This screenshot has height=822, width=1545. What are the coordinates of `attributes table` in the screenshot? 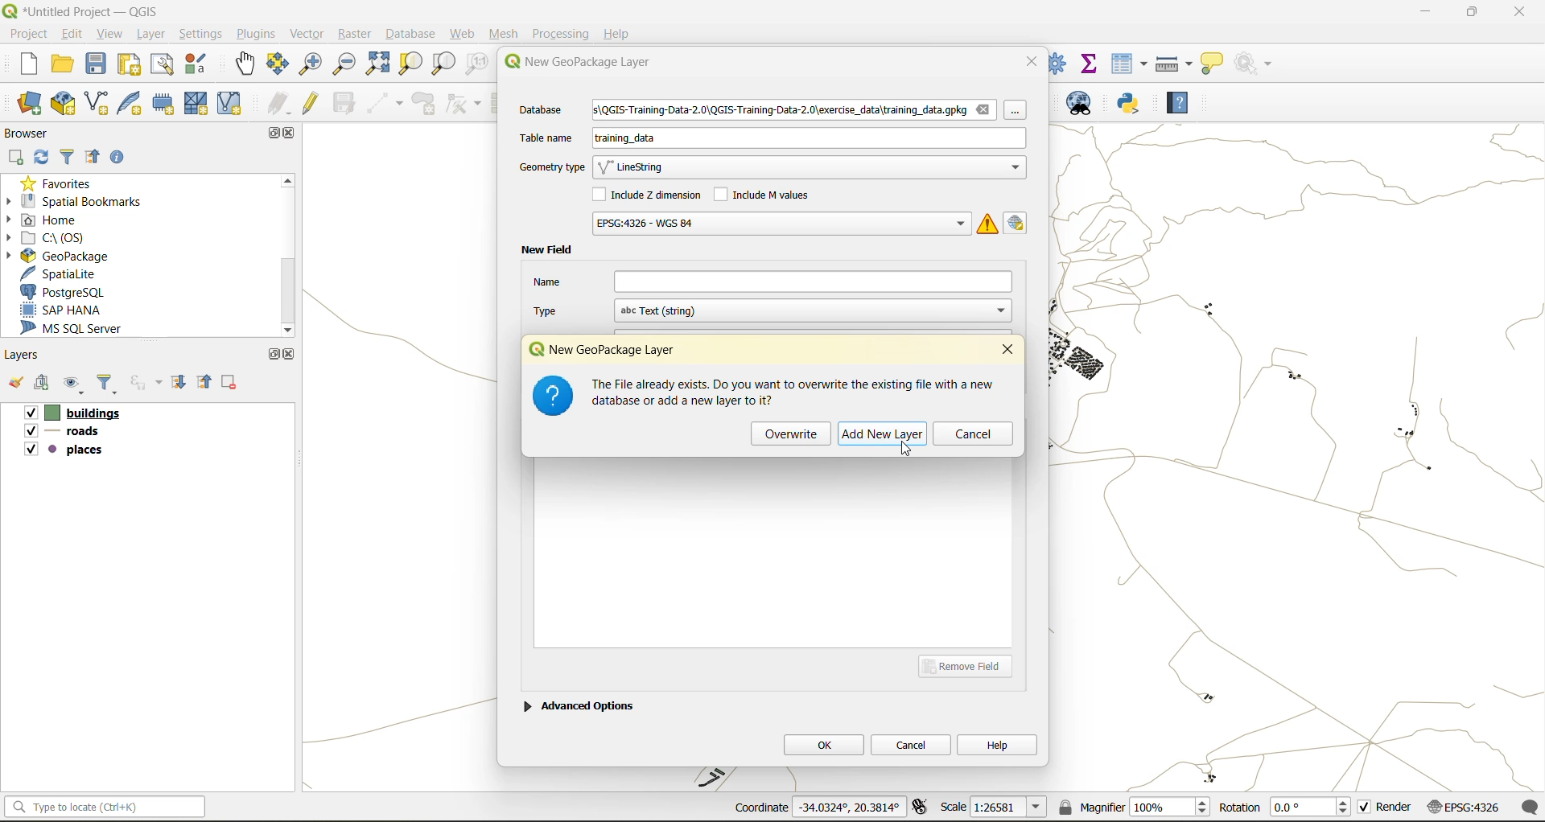 It's located at (1130, 64).